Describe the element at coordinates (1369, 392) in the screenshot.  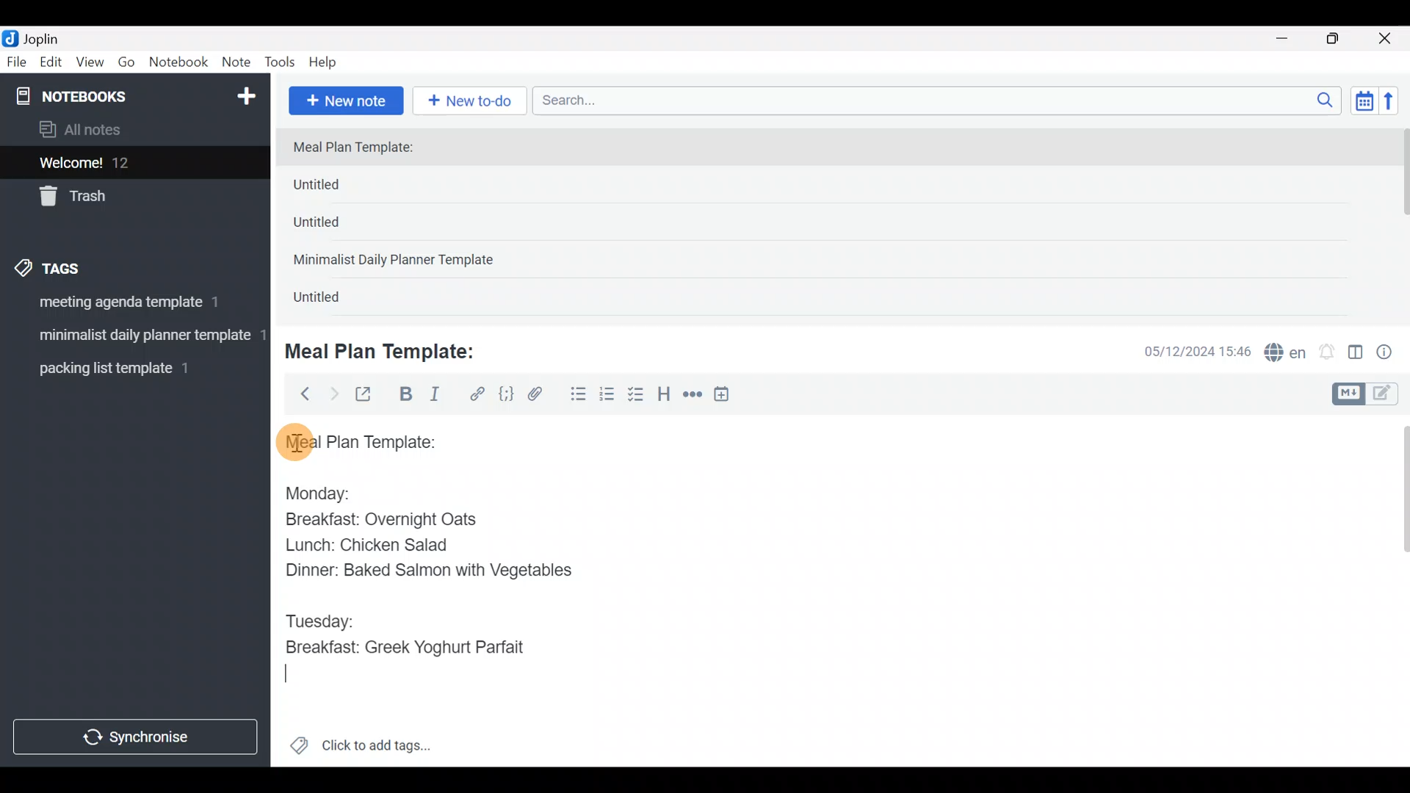
I see `Toggle editors` at that location.